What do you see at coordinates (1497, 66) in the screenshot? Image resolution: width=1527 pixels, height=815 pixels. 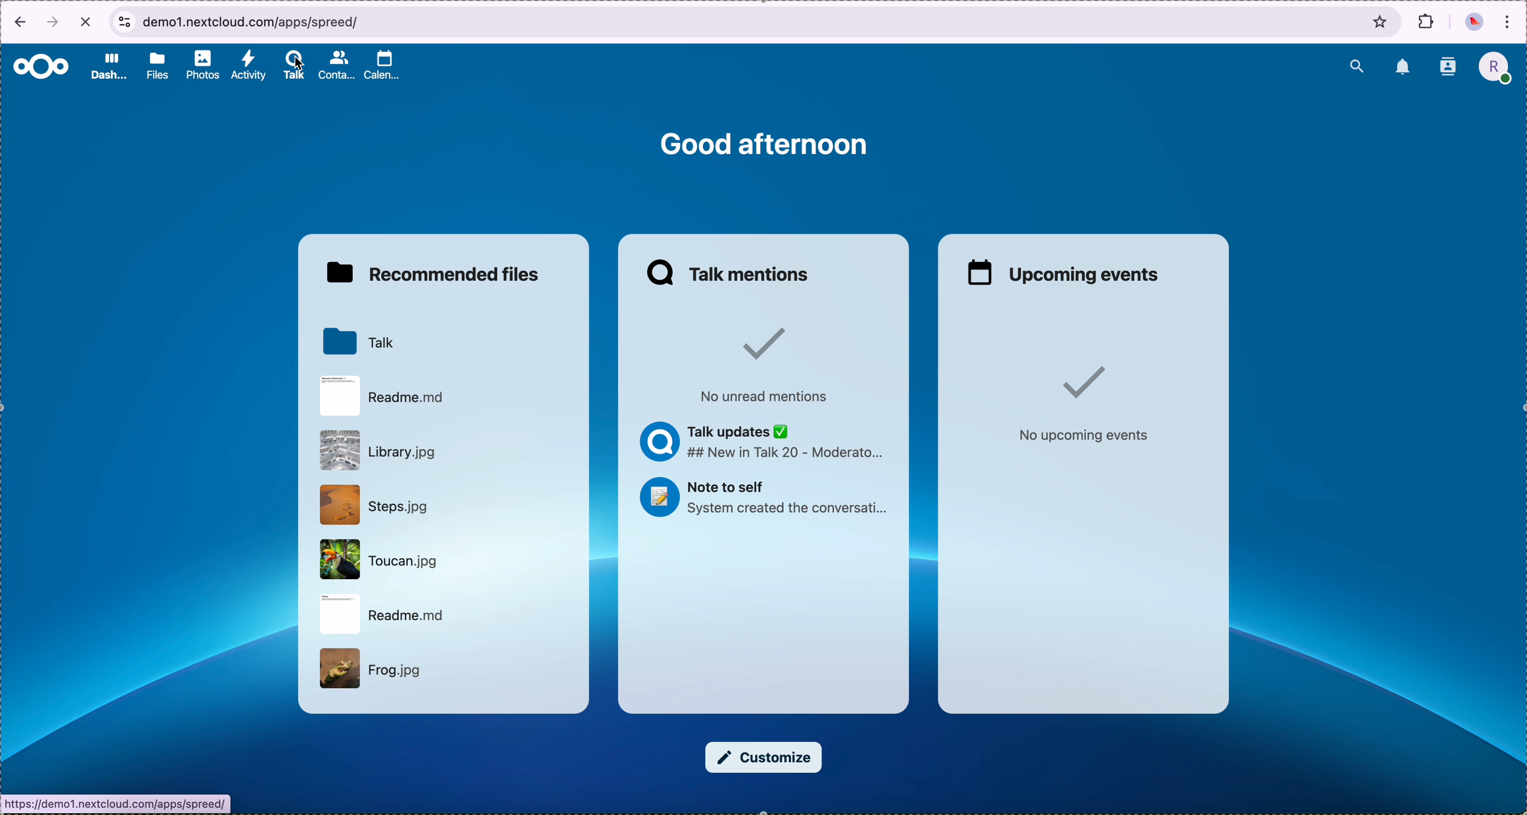 I see `profile picture` at bounding box center [1497, 66].